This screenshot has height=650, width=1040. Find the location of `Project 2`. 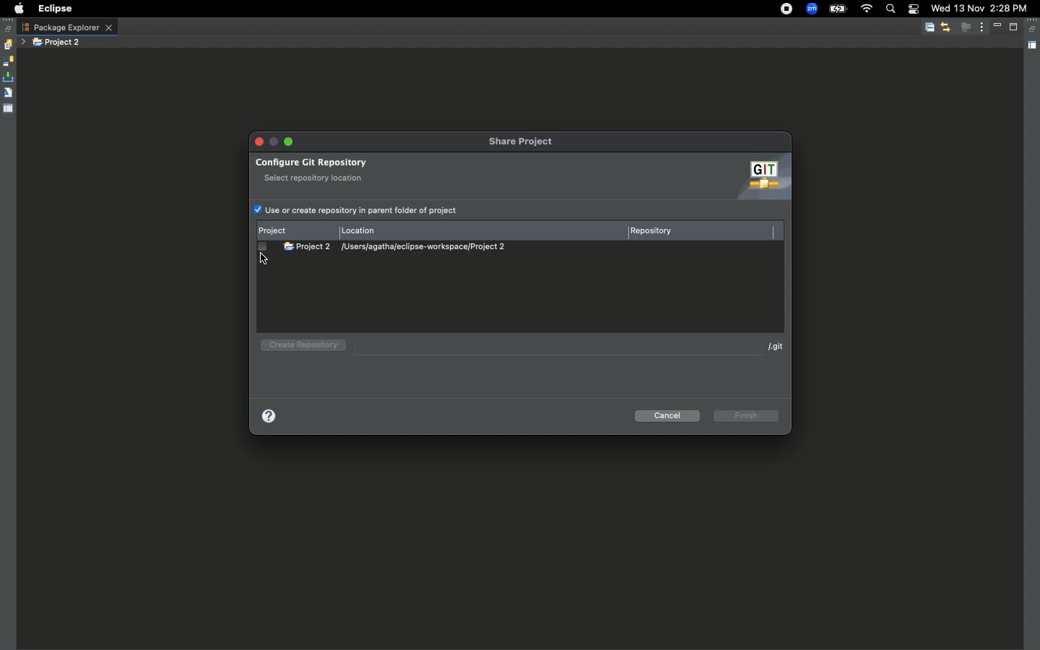

Project 2 is located at coordinates (58, 43).